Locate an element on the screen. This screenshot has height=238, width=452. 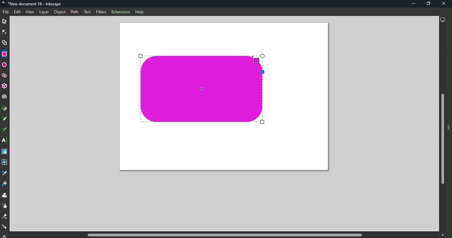
Rounded Rectangle is located at coordinates (202, 89).